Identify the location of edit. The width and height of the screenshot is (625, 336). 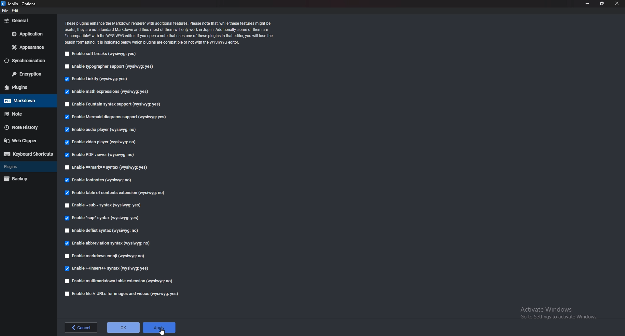
(16, 11).